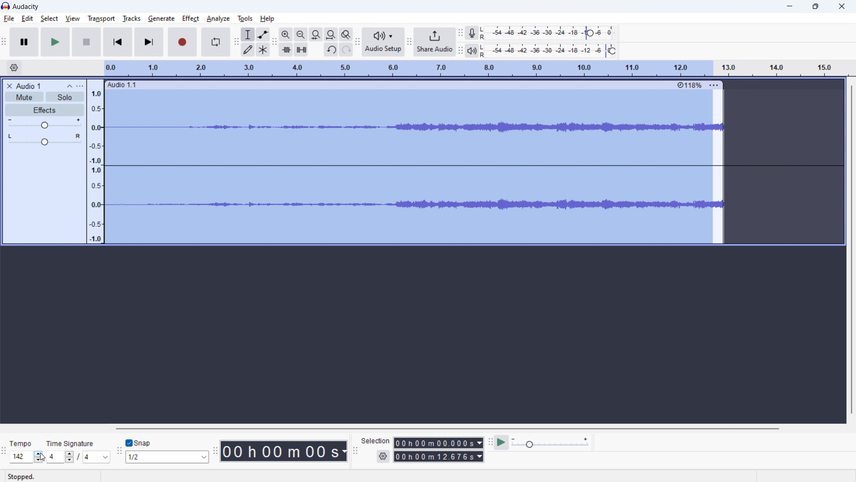 The image size is (856, 482). What do you see at coordinates (28, 19) in the screenshot?
I see `edit` at bounding box center [28, 19].